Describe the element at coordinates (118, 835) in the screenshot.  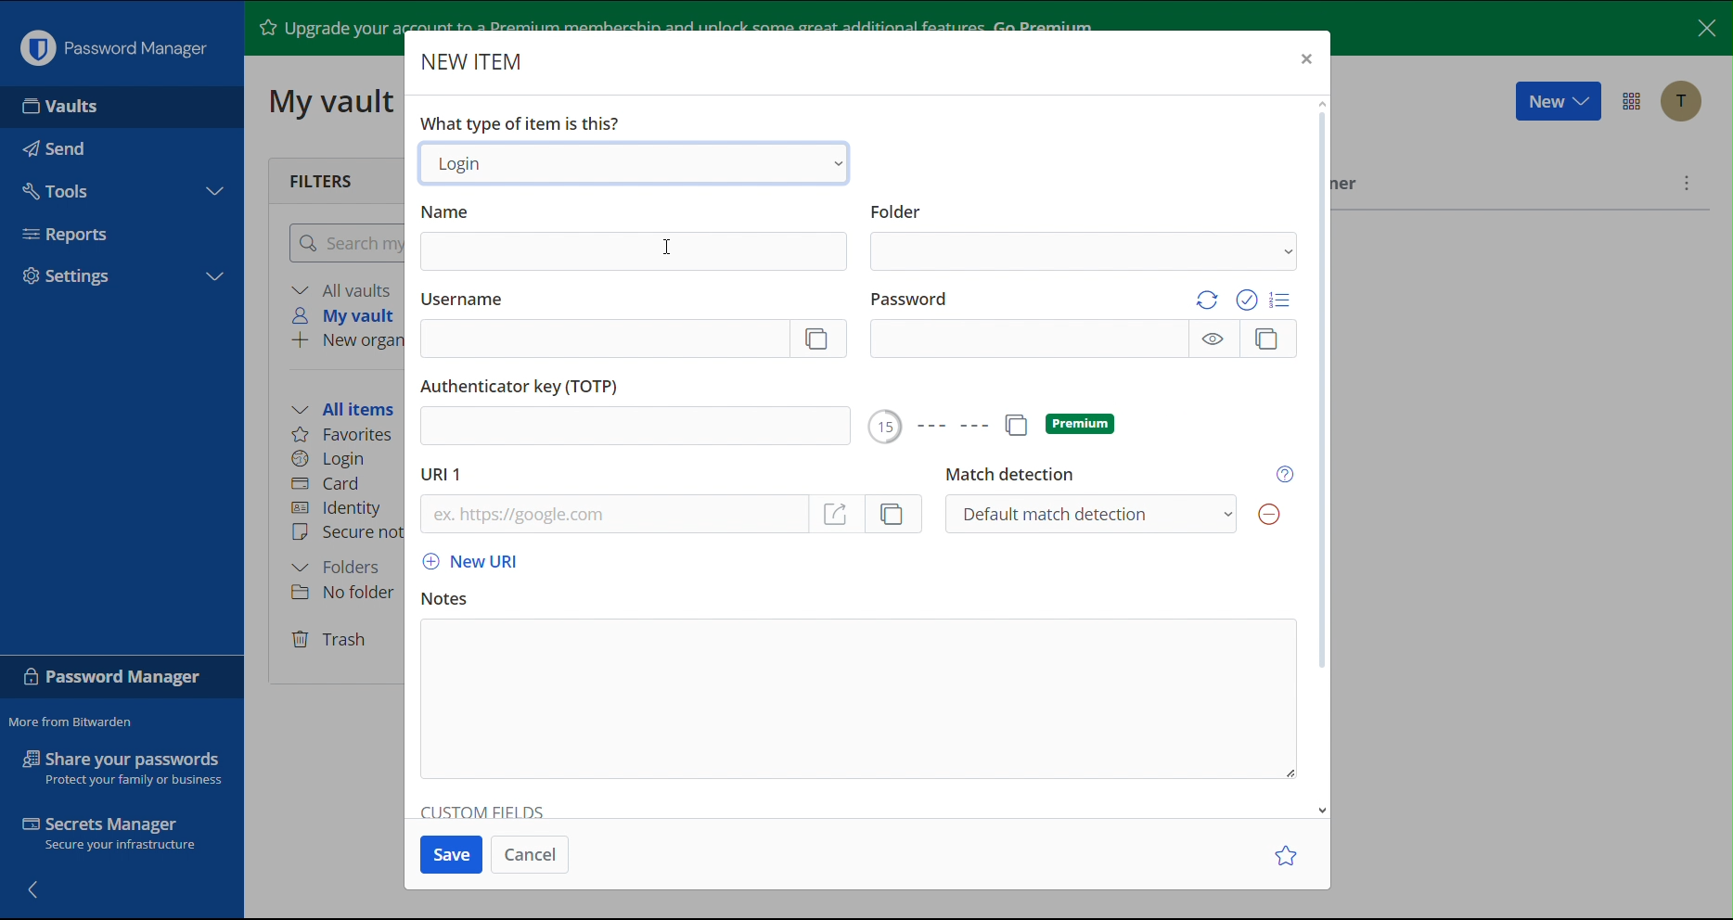
I see `Secrets Manager` at that location.